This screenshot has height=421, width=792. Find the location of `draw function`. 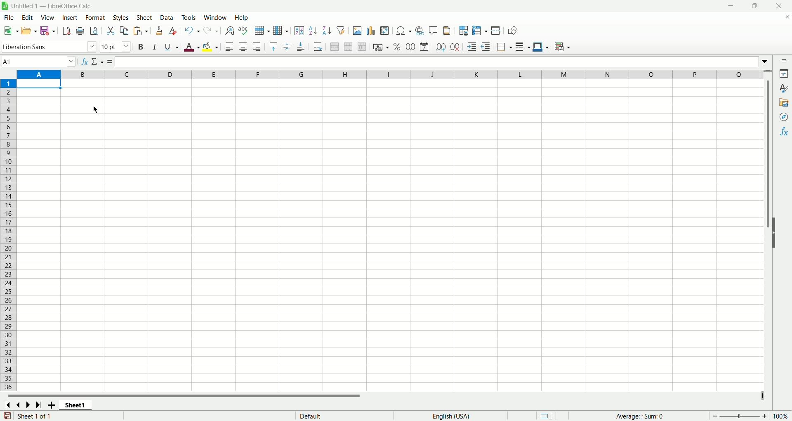

draw function is located at coordinates (514, 31).